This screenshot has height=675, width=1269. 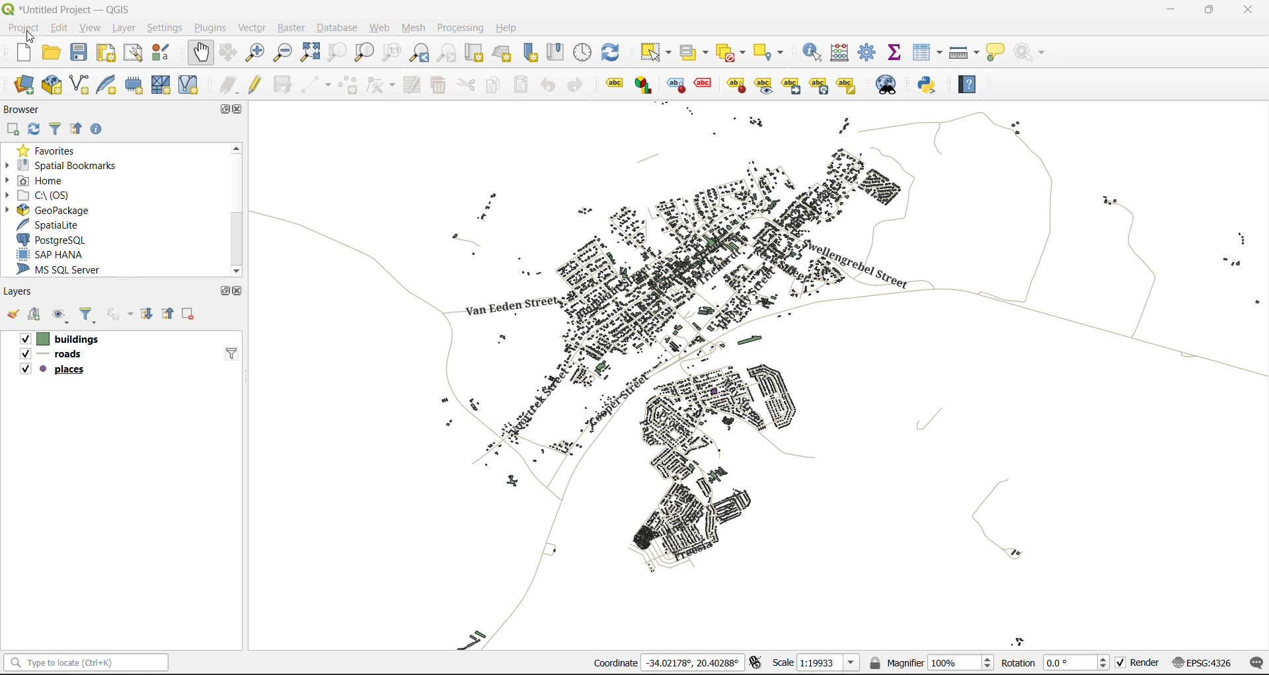 I want to click on manage map, so click(x=61, y=315).